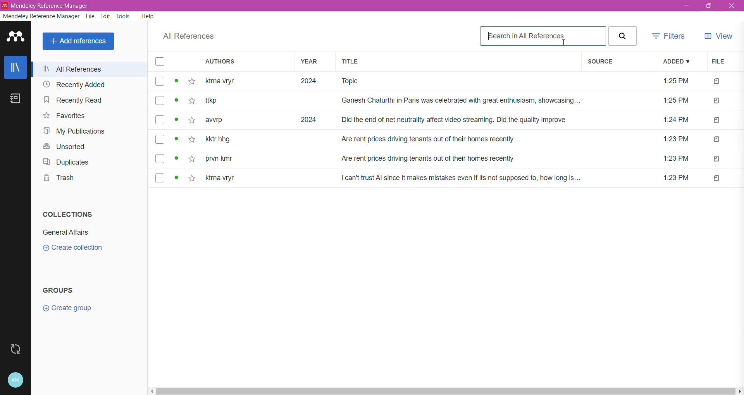 This screenshot has width=744, height=395. Describe the element at coordinates (450, 140) in the screenshot. I see `¢  Kktrhhg Are rent prices driving tenants out of their homes recently 1:23 PM` at that location.